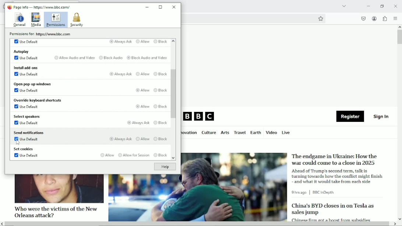 Image resolution: width=402 pixels, height=226 pixels. Describe the element at coordinates (225, 133) in the screenshot. I see `Arts` at that location.